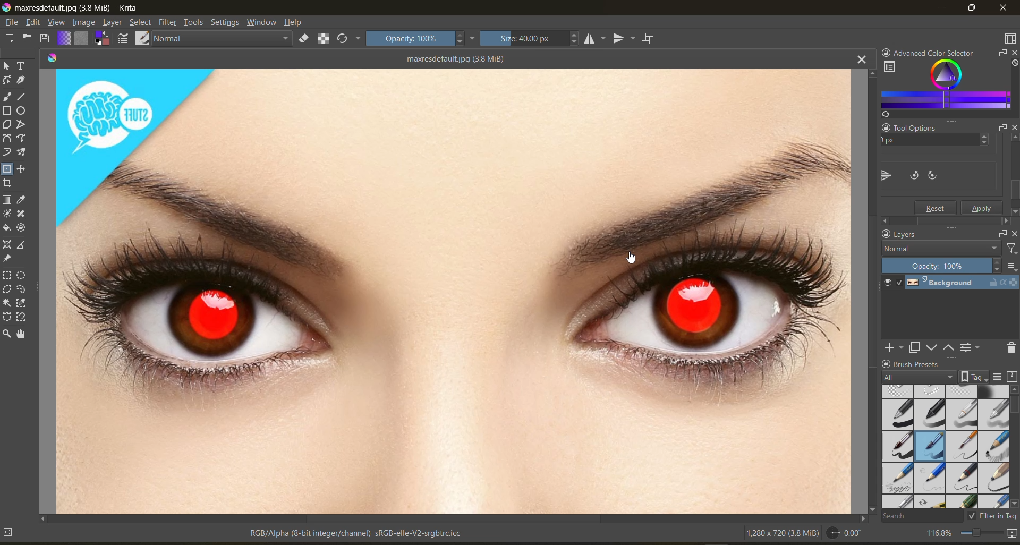 This screenshot has height=545, width=1020. I want to click on cursor, so click(631, 260).